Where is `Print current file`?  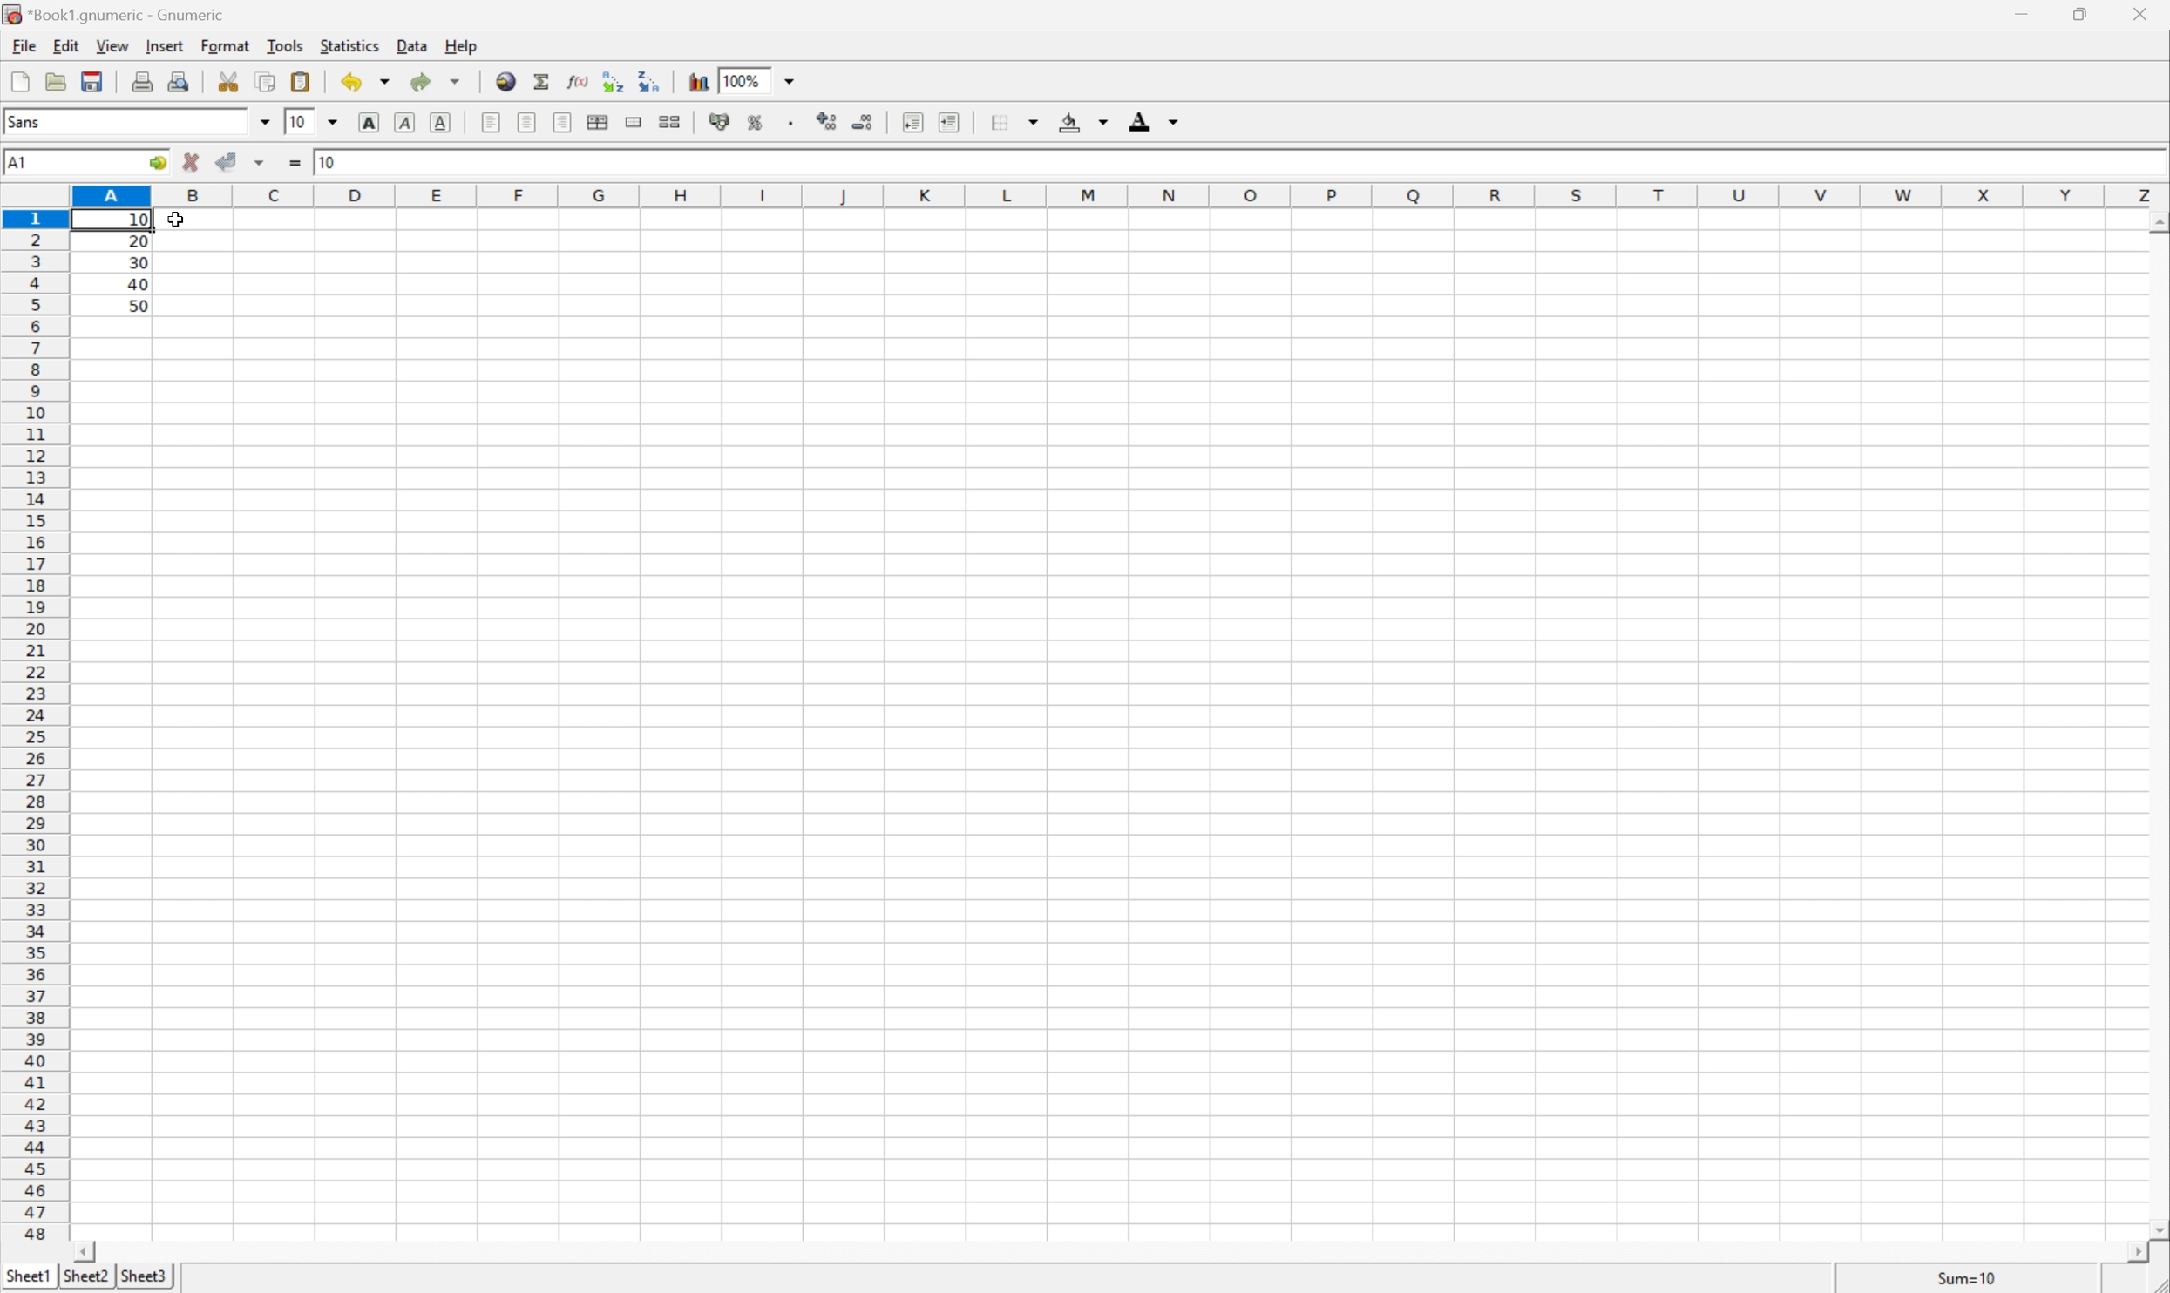 Print current file is located at coordinates (143, 82).